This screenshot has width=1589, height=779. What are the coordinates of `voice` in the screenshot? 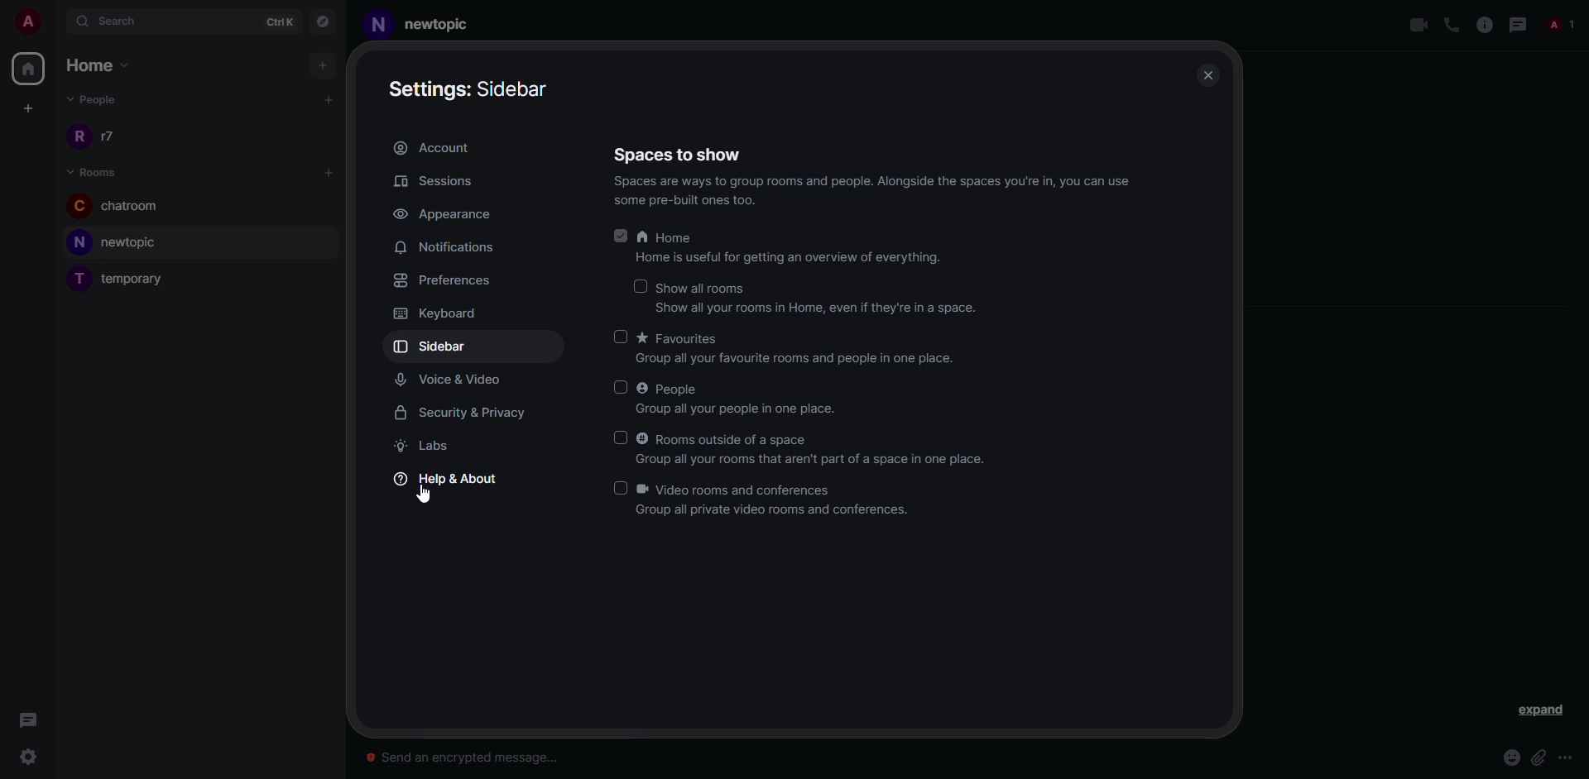 It's located at (455, 380).